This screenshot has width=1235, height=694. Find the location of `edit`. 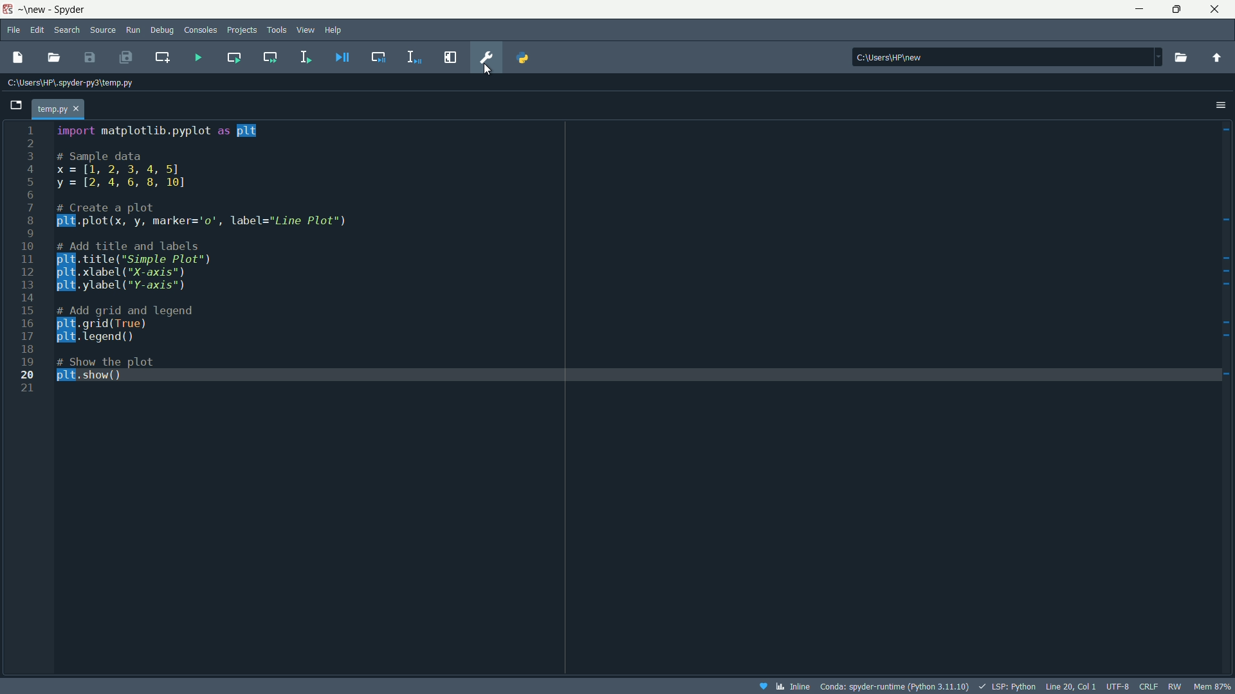

edit is located at coordinates (37, 30).